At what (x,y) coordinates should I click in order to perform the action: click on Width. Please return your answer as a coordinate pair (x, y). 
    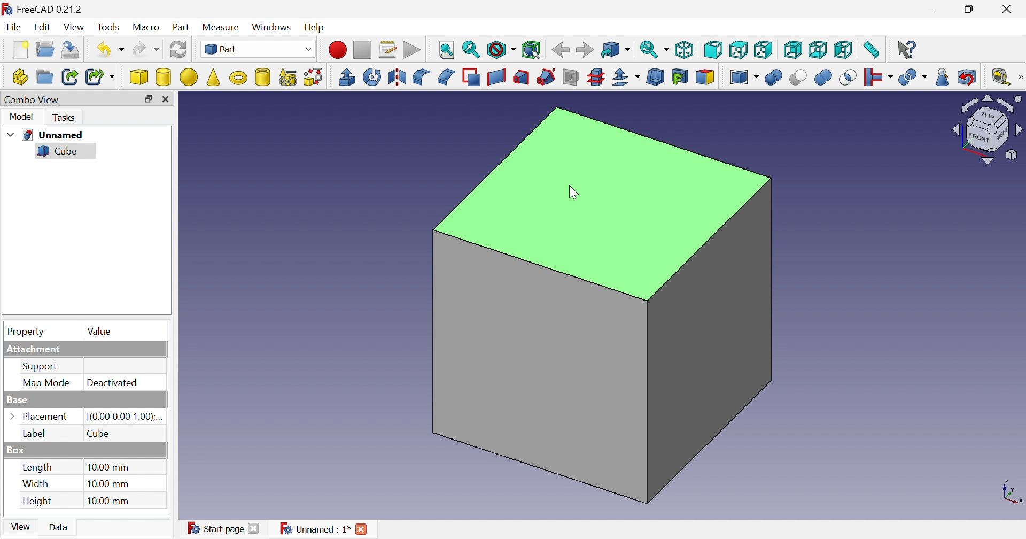
    Looking at the image, I should click on (36, 485).